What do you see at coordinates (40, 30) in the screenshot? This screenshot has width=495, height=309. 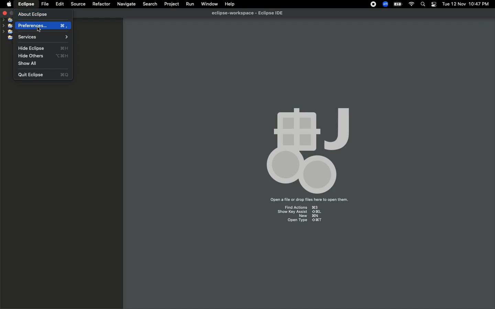 I see `Cursor` at bounding box center [40, 30].